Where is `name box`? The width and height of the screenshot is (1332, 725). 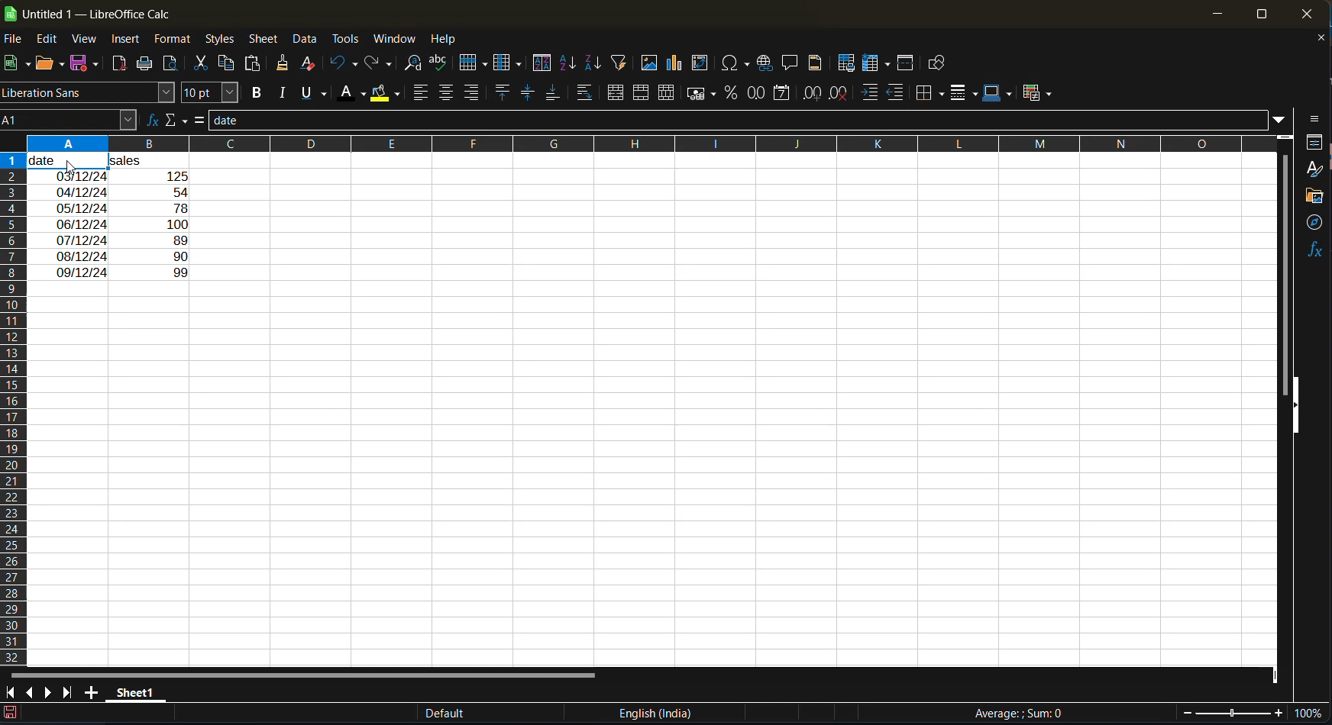 name box is located at coordinates (70, 121).